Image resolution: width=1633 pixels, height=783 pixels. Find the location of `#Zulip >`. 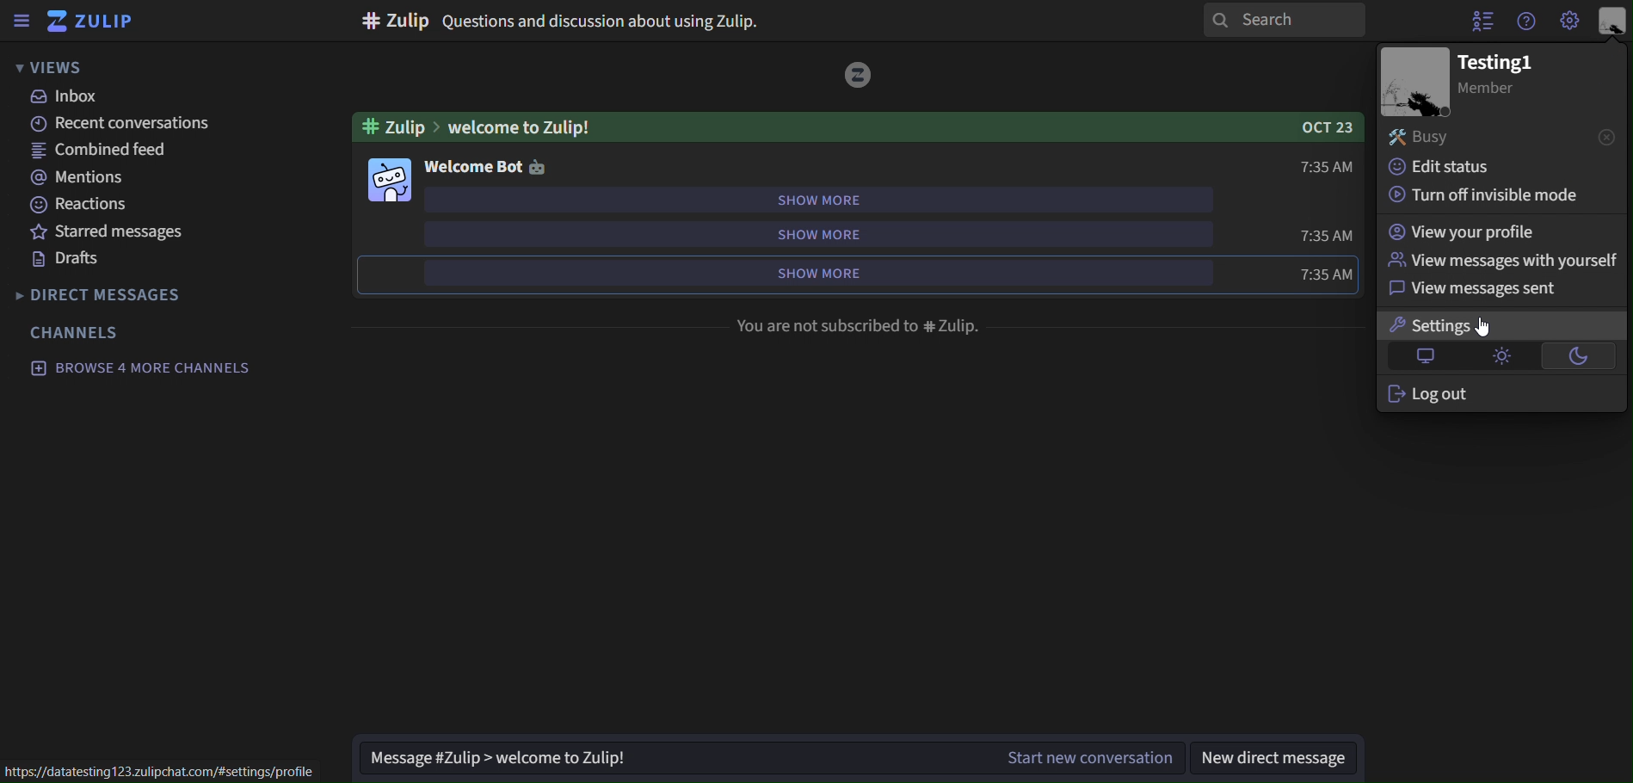

#Zulip > is located at coordinates (397, 127).